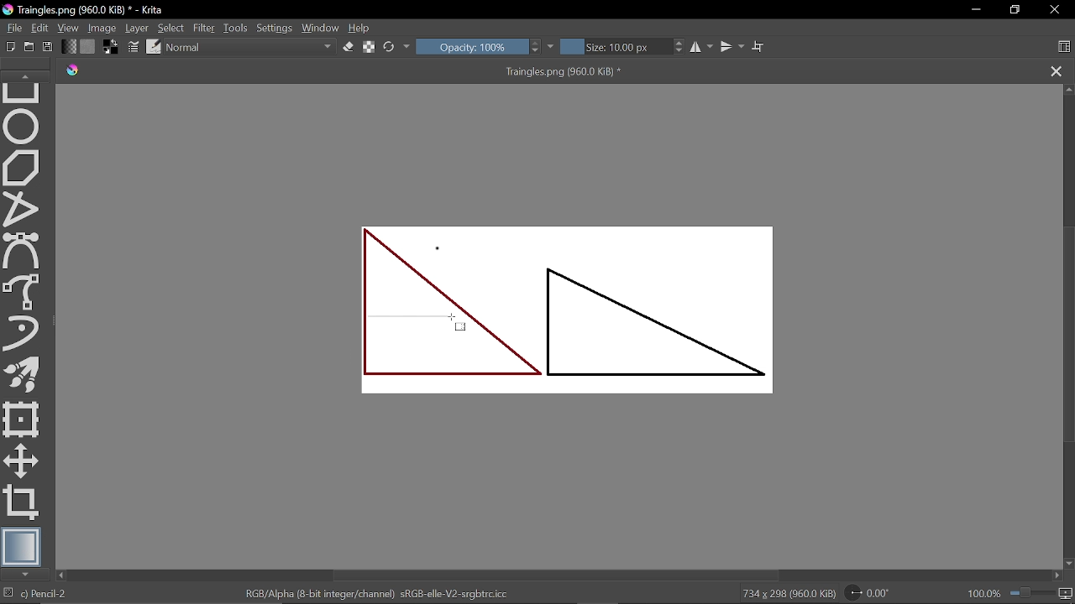 Image resolution: width=1075 pixels, height=604 pixels. What do you see at coordinates (380, 593) in the screenshot?
I see `RGB/Alpha (8-bit integer/channel) sRGE-elle-V2-srgbtrc.icc` at bounding box center [380, 593].